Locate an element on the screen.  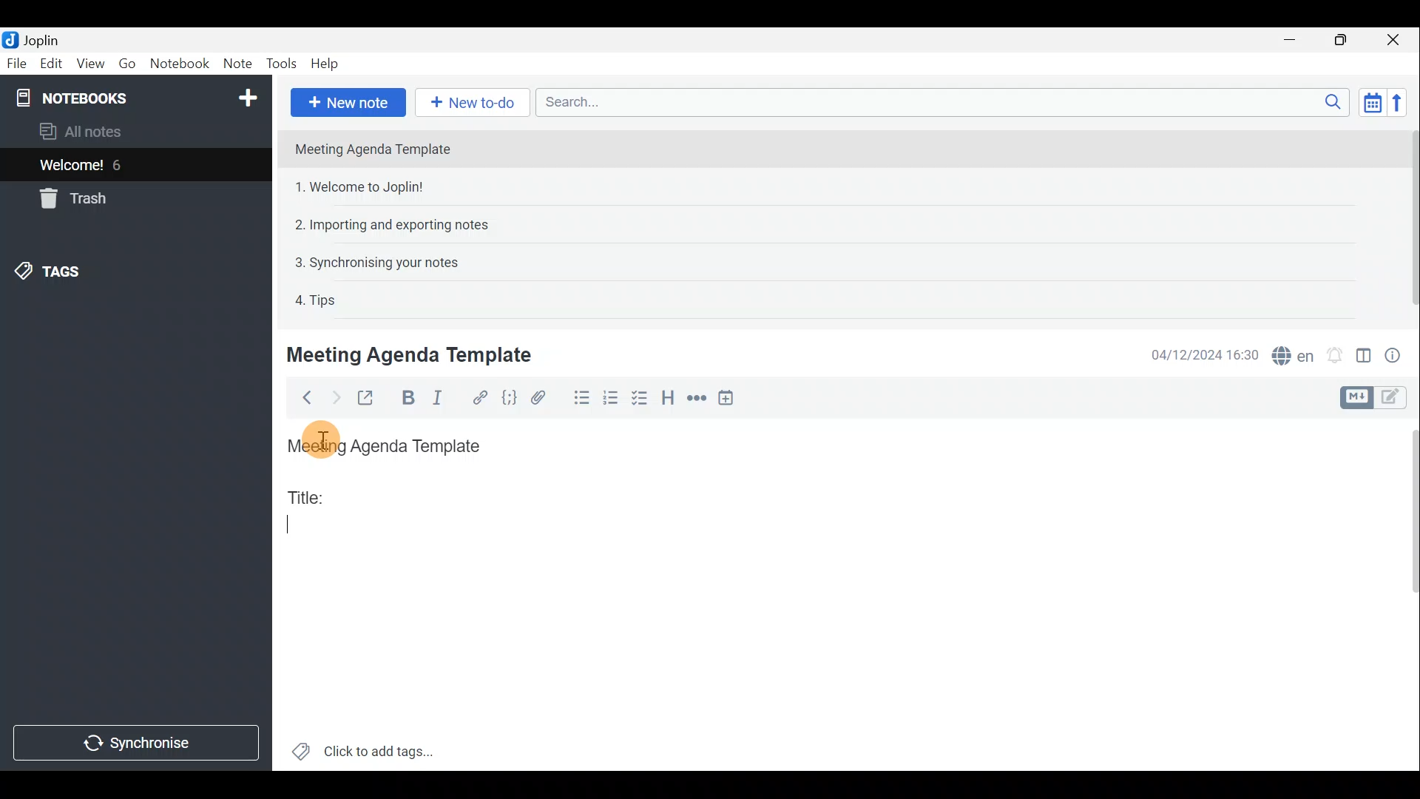
File is located at coordinates (17, 62).